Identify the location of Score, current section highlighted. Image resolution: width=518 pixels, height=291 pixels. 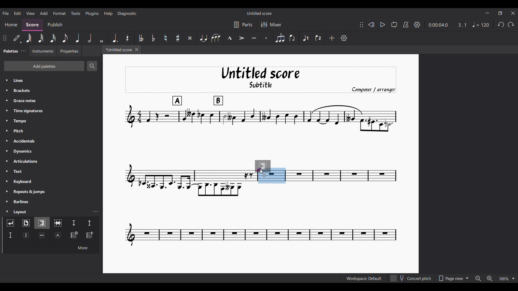
(32, 25).